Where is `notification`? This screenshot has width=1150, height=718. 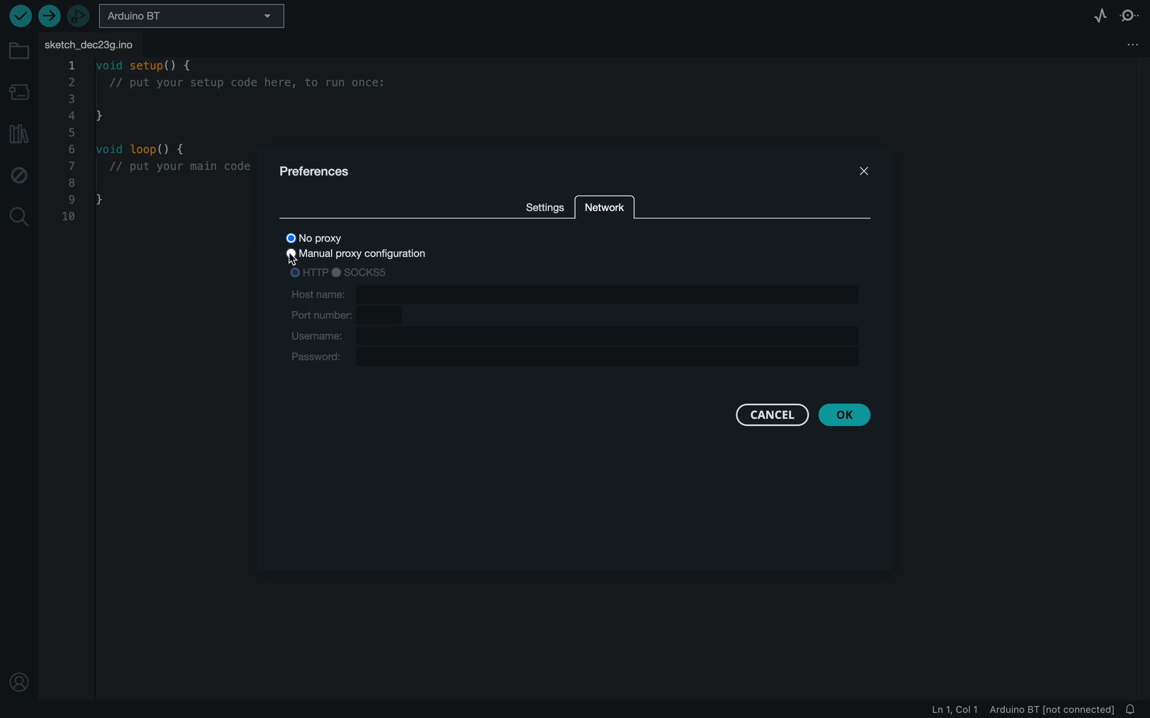
notification is located at coordinates (1132, 710).